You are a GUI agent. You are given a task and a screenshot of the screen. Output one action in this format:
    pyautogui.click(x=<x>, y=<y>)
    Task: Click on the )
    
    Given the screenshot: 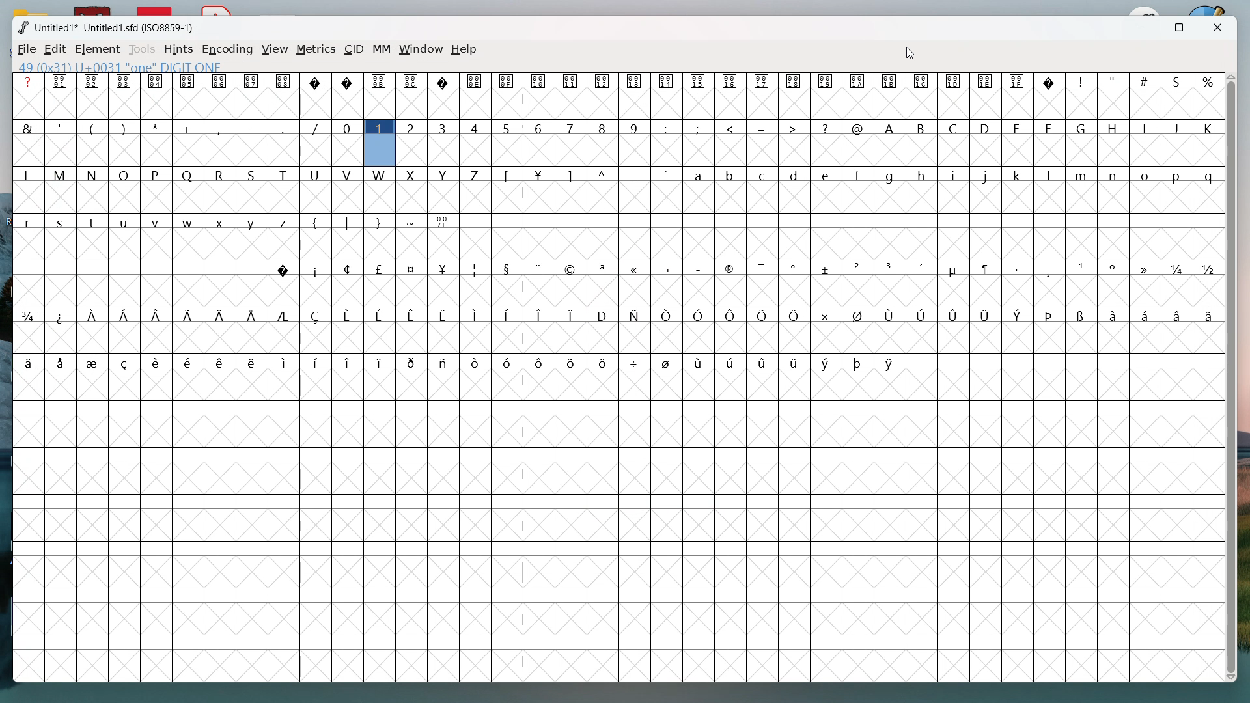 What is the action you would take?
    pyautogui.click(x=125, y=128)
    